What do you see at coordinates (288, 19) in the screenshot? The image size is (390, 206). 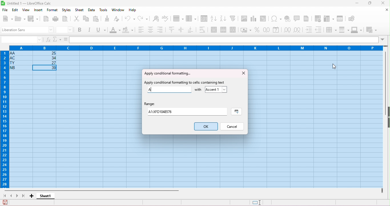 I see `insert hyperlink` at bounding box center [288, 19].